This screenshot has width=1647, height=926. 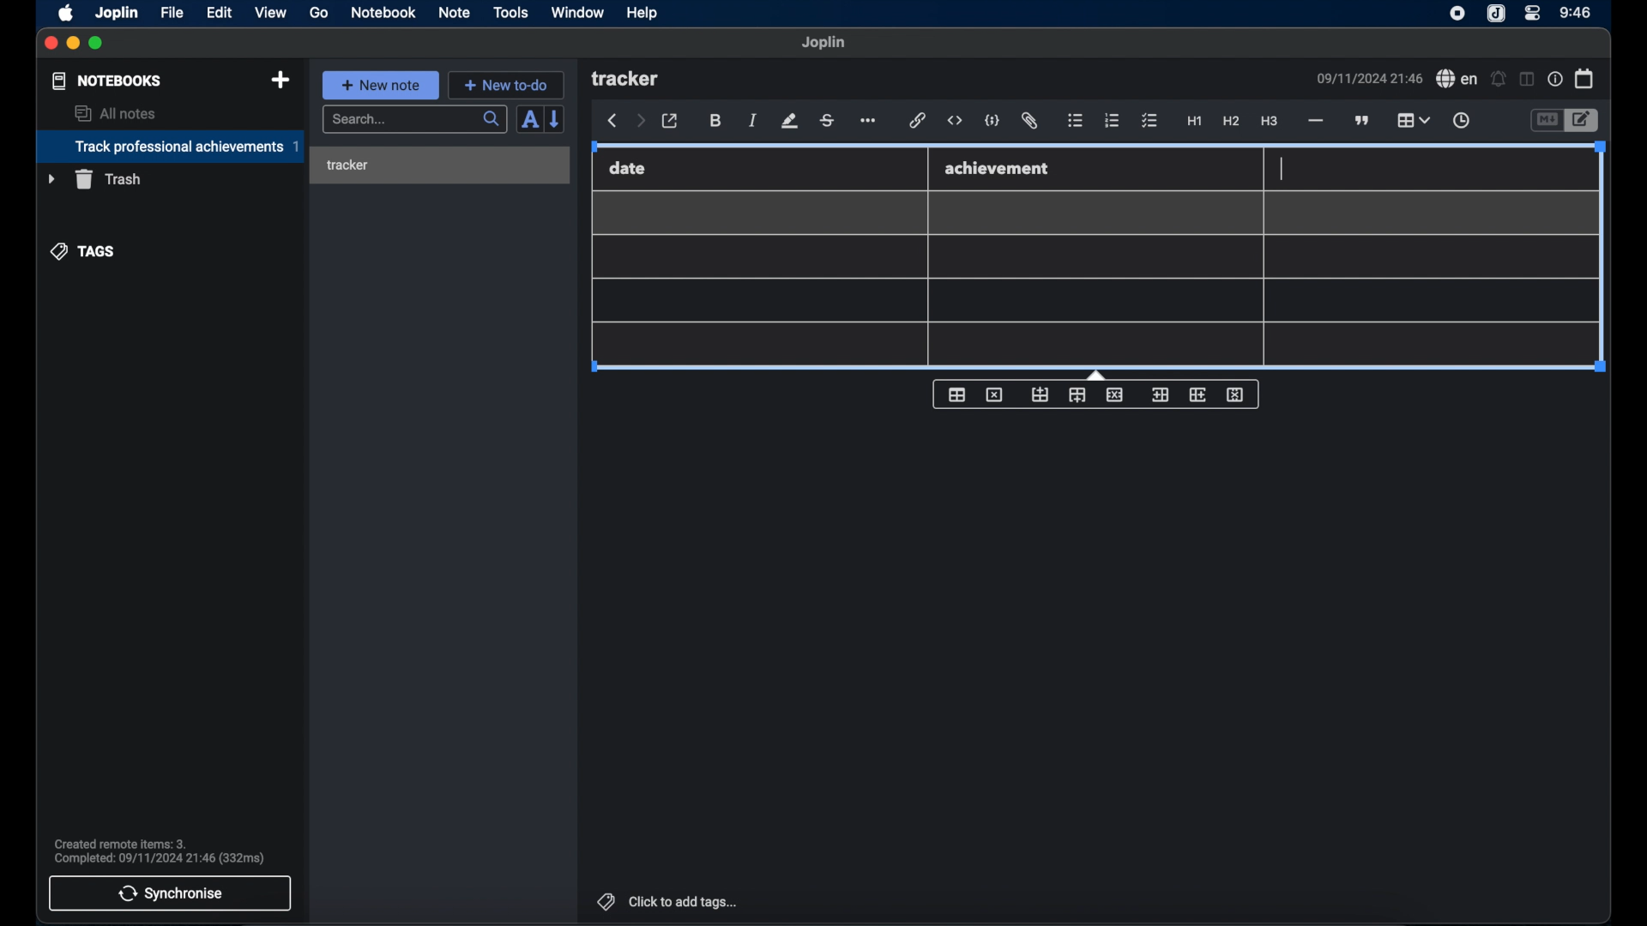 I want to click on control center, so click(x=1533, y=14).